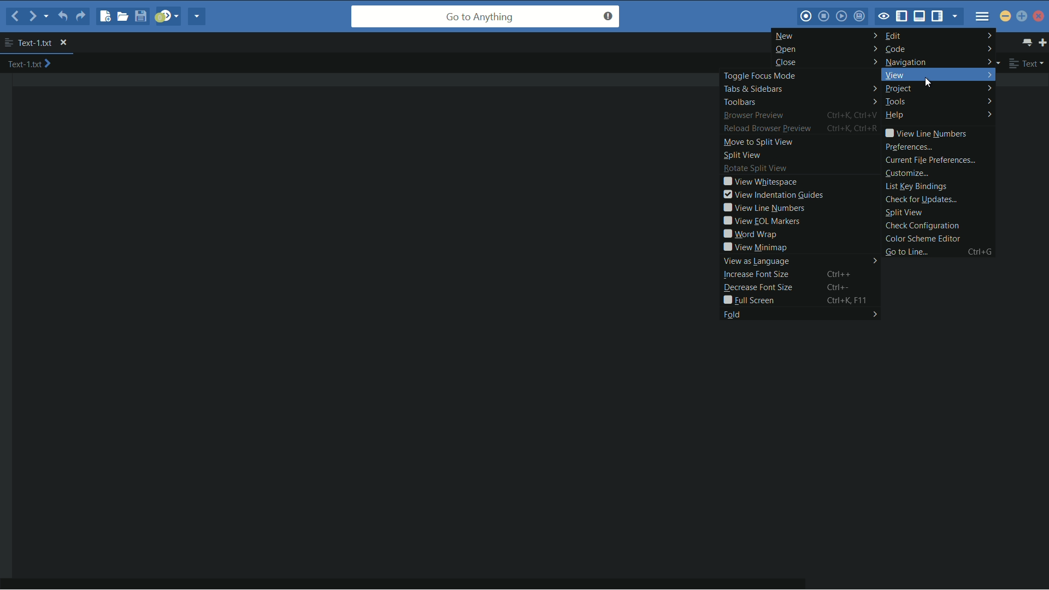 Image resolution: width=1049 pixels, height=590 pixels. I want to click on view line numbers, so click(925, 133).